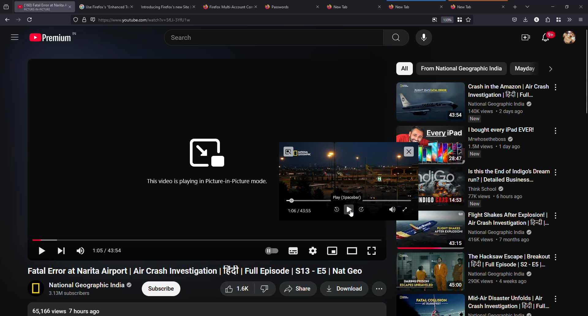 The height and width of the screenshot is (316, 588). I want to click on tab, so click(399, 7).